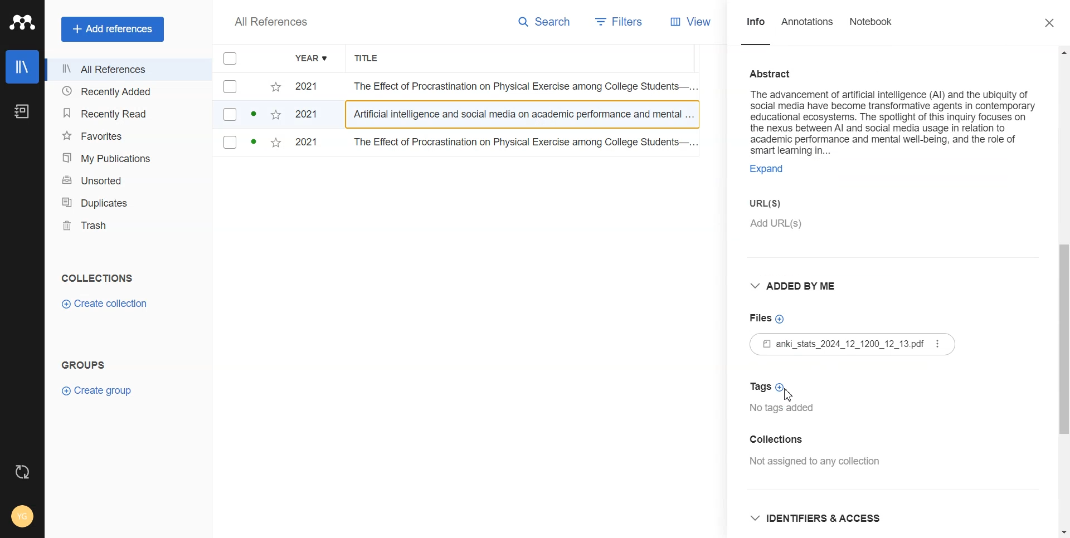 Image resolution: width=1070 pixels, height=538 pixels. I want to click on No tags added, so click(790, 408).